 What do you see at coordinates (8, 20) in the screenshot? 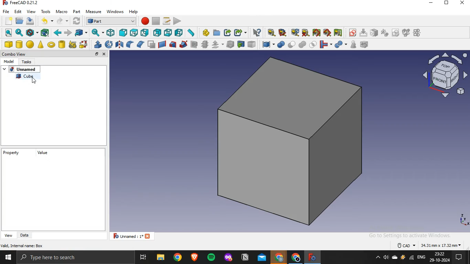
I see `new file` at bounding box center [8, 20].